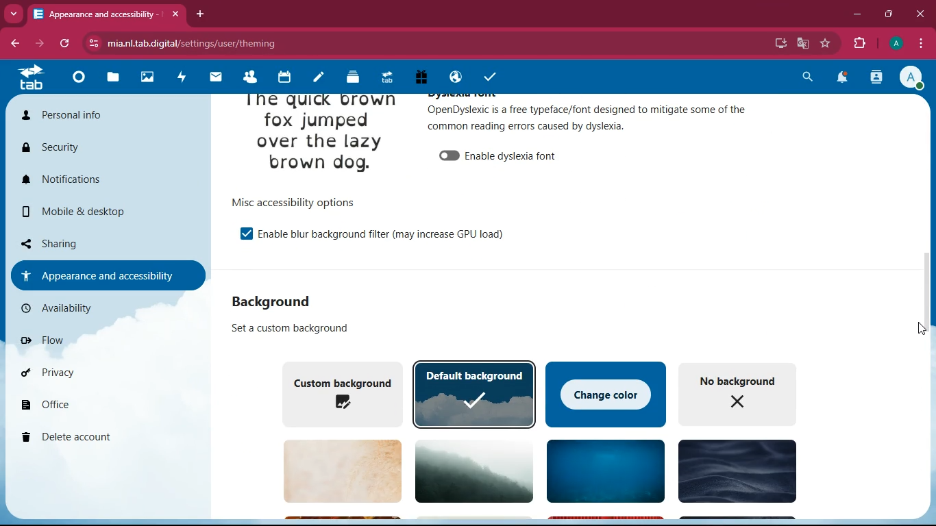 The image size is (936, 526). What do you see at coordinates (17, 44) in the screenshot?
I see `back` at bounding box center [17, 44].